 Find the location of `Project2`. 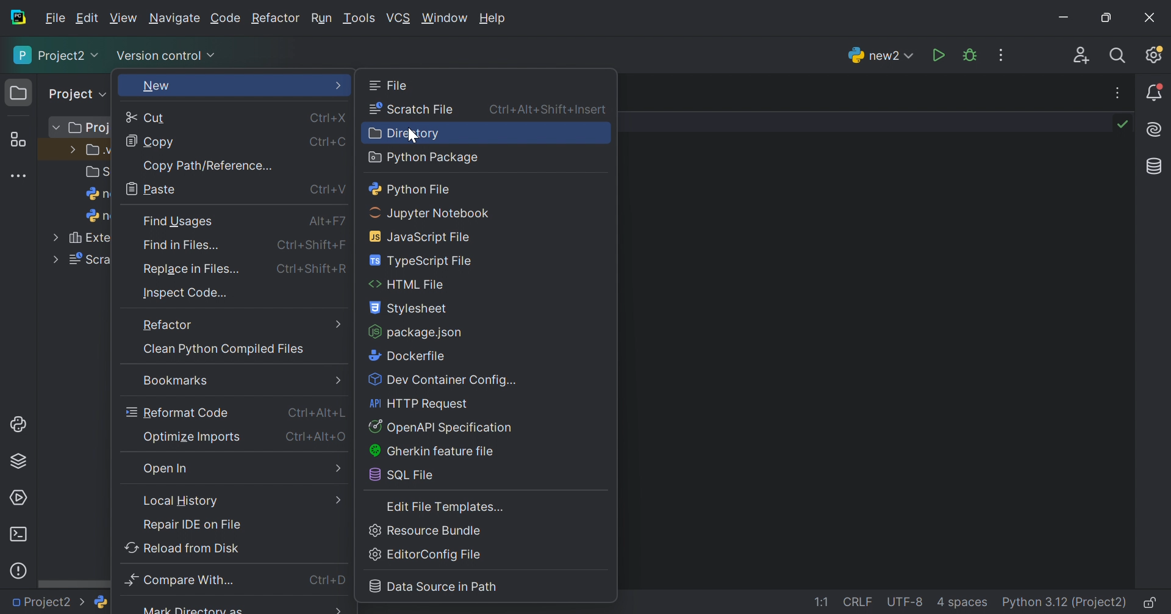

Project2 is located at coordinates (43, 602).